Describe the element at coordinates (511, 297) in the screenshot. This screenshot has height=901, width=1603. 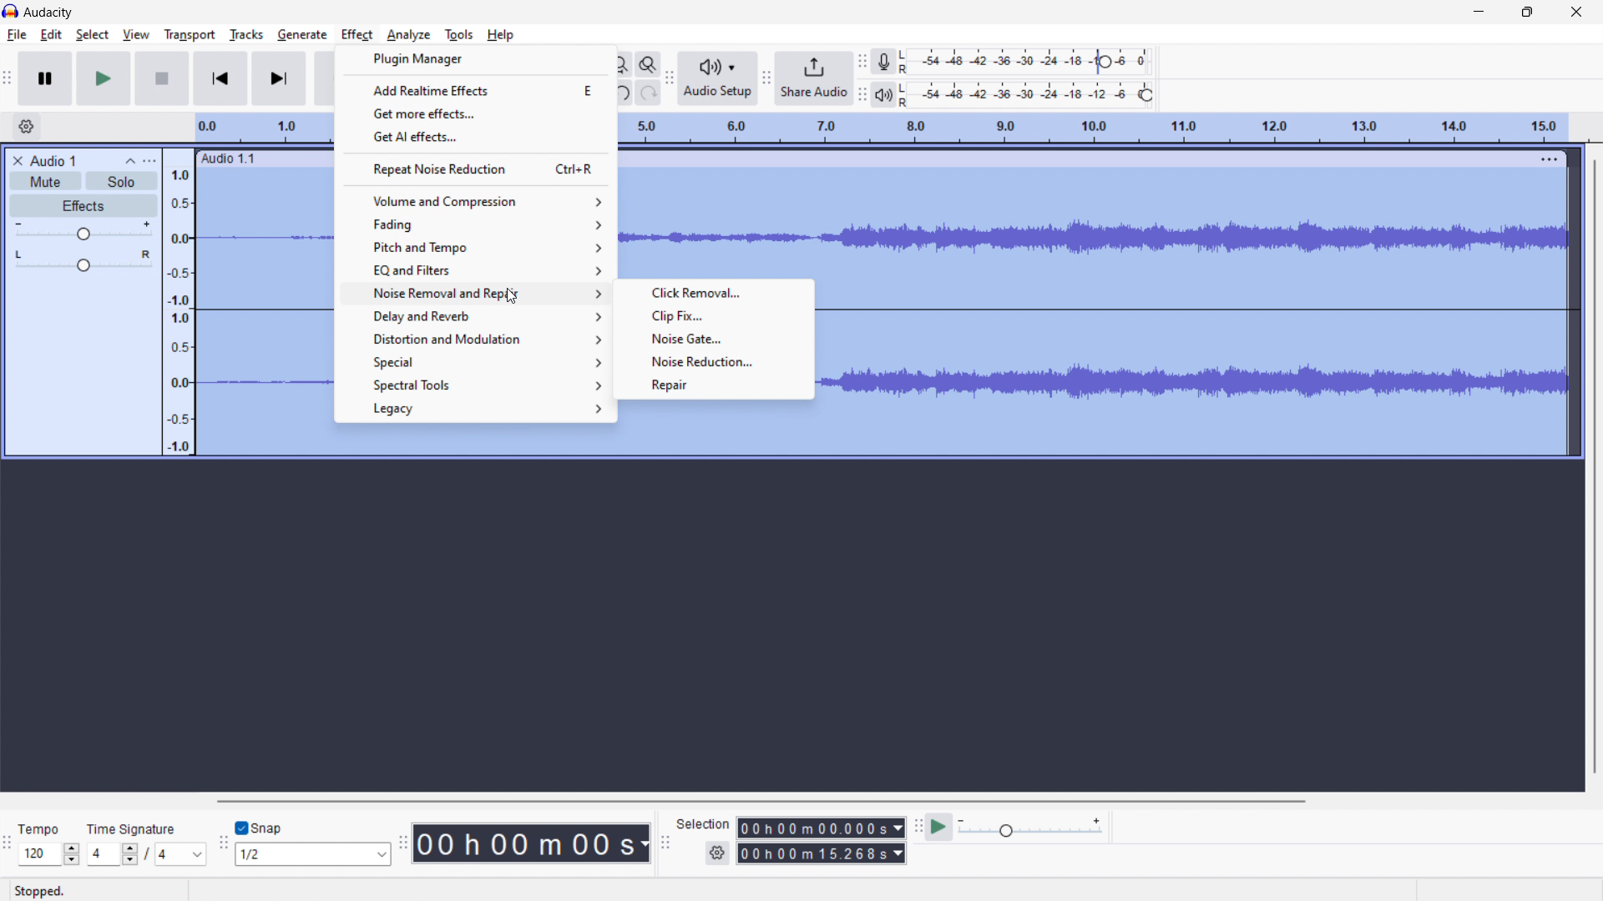
I see `cursor` at that location.